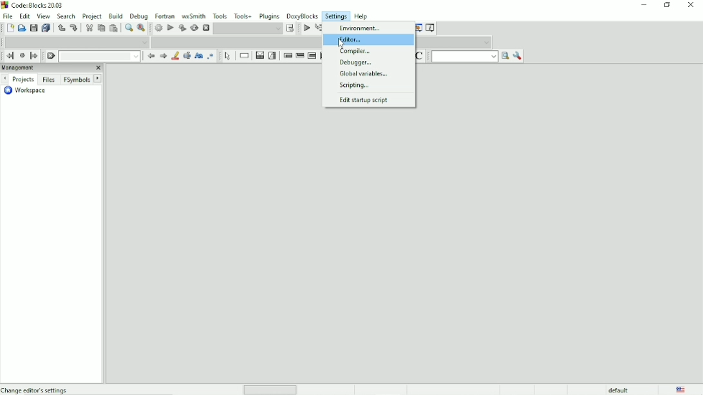 Image resolution: width=703 pixels, height=395 pixels. Describe the element at coordinates (279, 28) in the screenshot. I see `Drop down` at that location.